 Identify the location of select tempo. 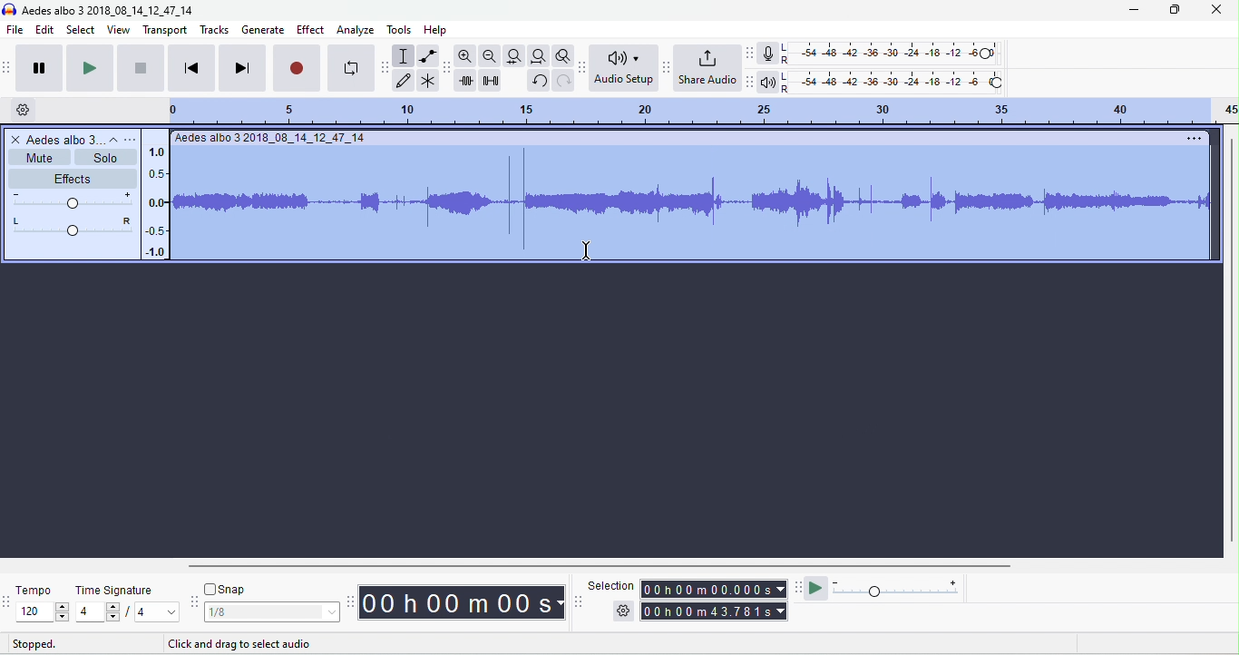
(42, 612).